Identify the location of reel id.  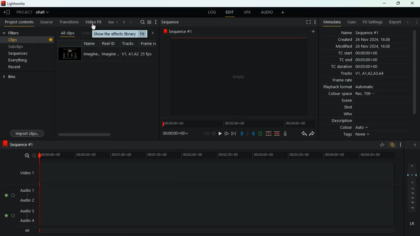
(111, 50).